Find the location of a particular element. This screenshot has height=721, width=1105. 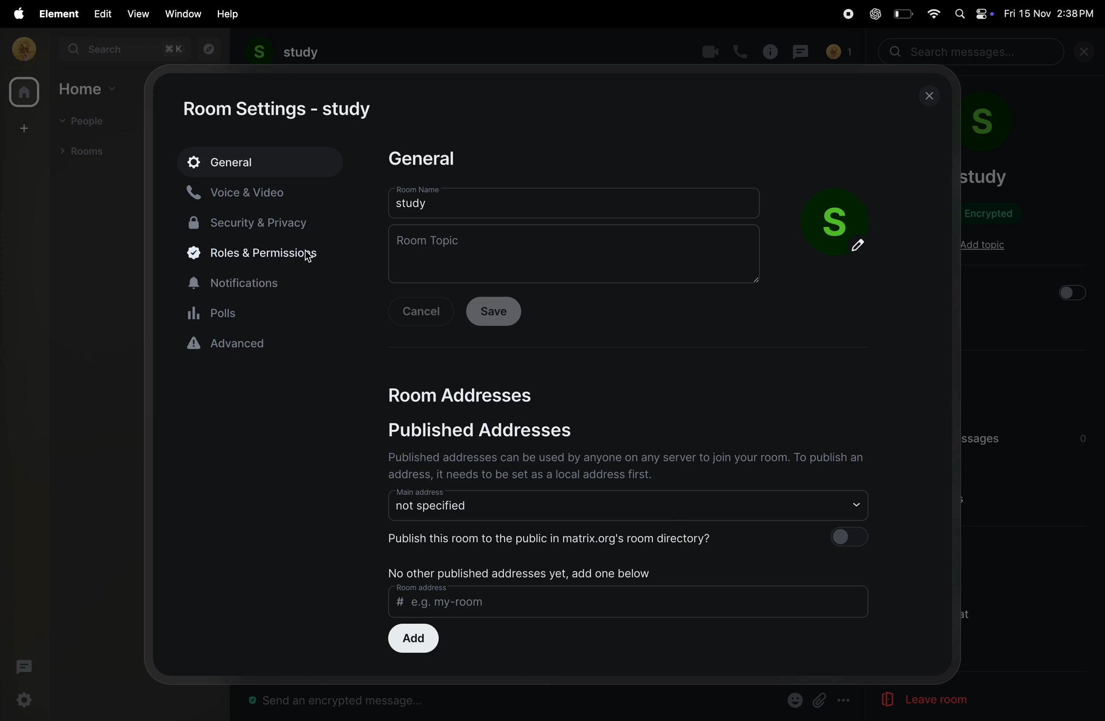

button is located at coordinates (1075, 292).